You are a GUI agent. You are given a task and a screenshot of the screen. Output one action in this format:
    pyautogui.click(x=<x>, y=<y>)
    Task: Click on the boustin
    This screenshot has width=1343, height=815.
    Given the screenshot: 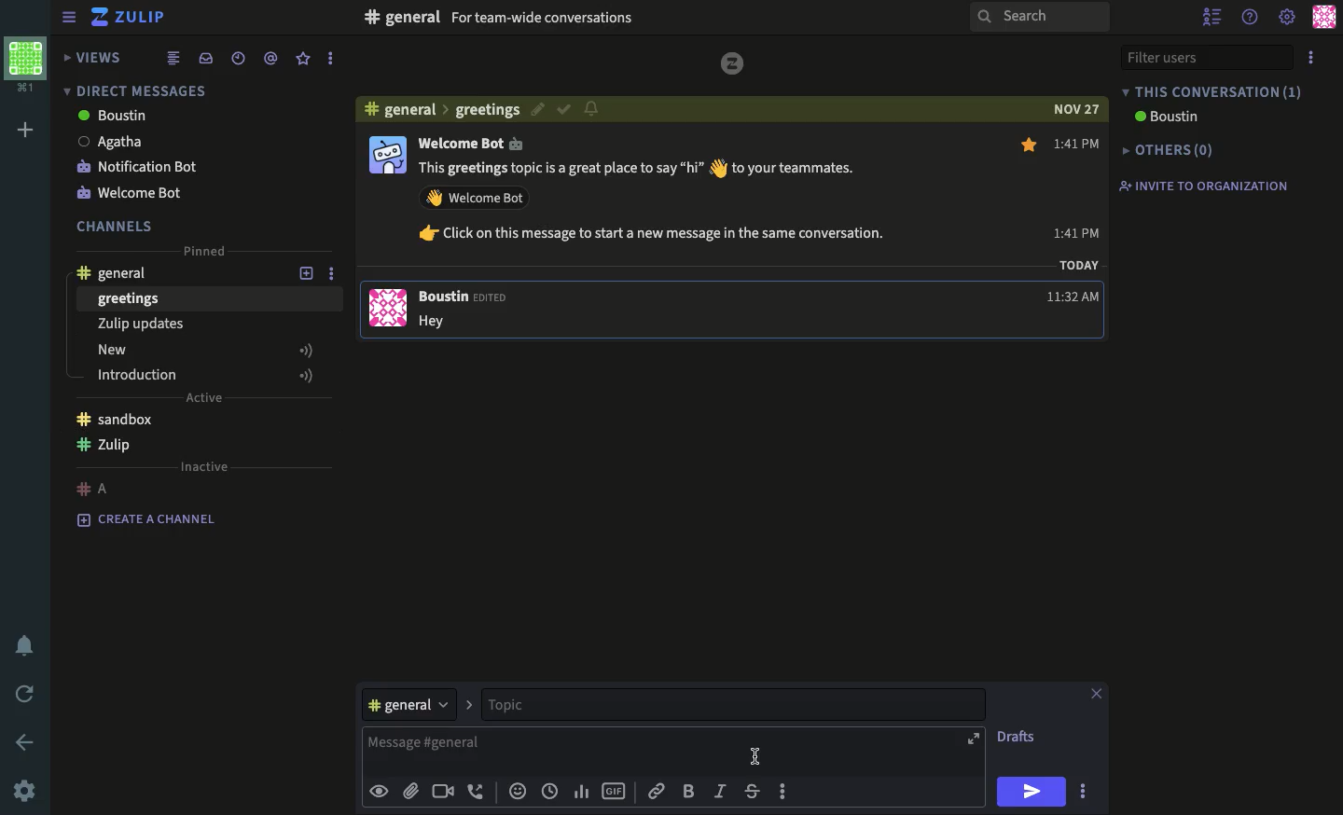 What is the action you would take?
    pyautogui.click(x=112, y=117)
    